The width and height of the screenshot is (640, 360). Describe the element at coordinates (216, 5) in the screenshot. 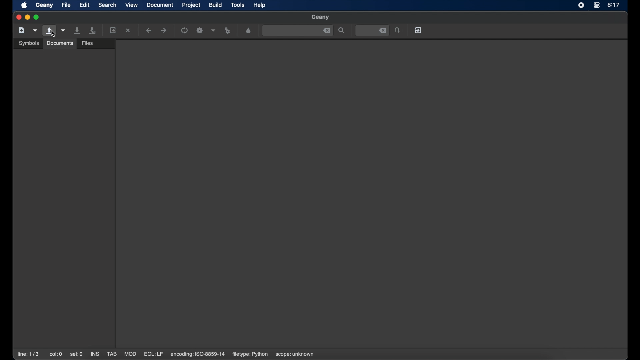

I see `build` at that location.